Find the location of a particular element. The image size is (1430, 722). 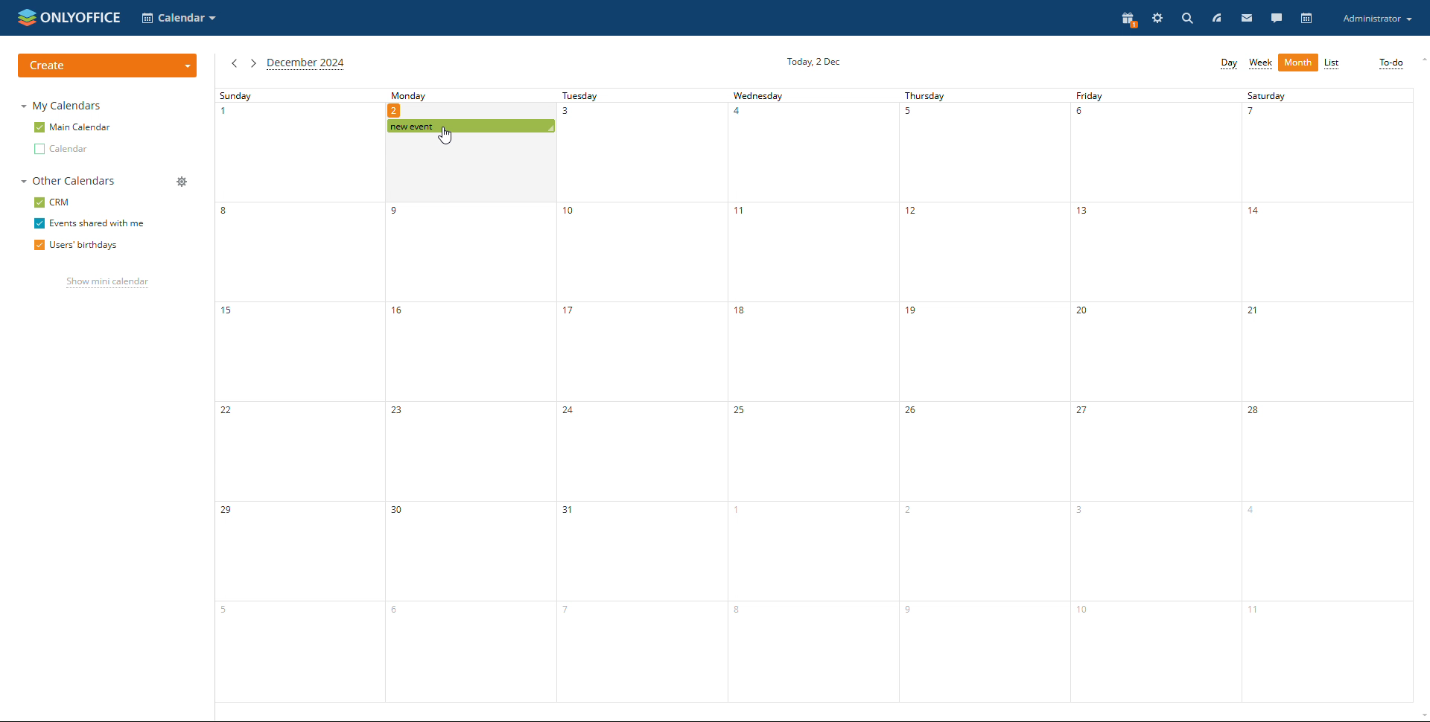

list view is located at coordinates (1333, 63).